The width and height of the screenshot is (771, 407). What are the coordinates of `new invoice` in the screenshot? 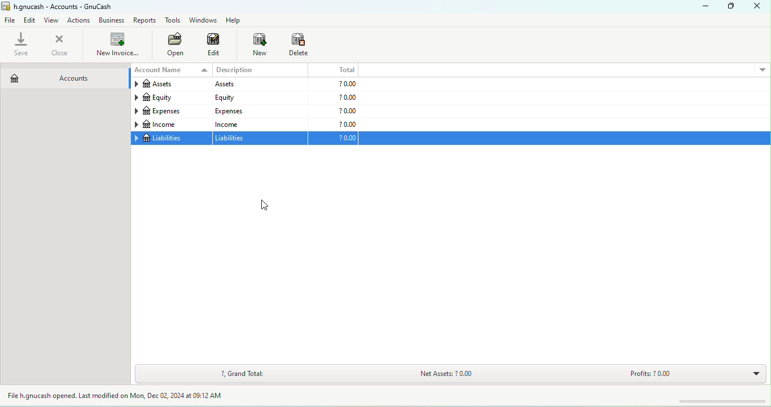 It's located at (116, 46).